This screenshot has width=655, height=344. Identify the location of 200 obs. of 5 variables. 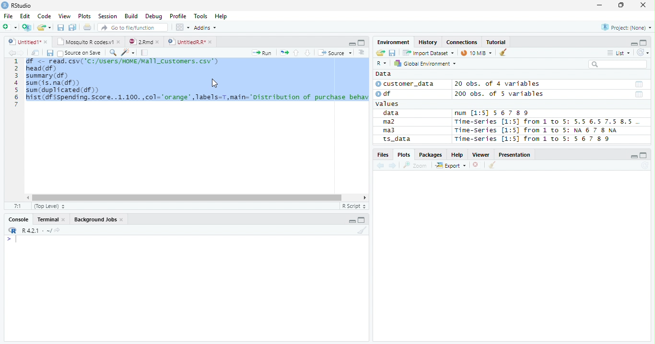
(498, 95).